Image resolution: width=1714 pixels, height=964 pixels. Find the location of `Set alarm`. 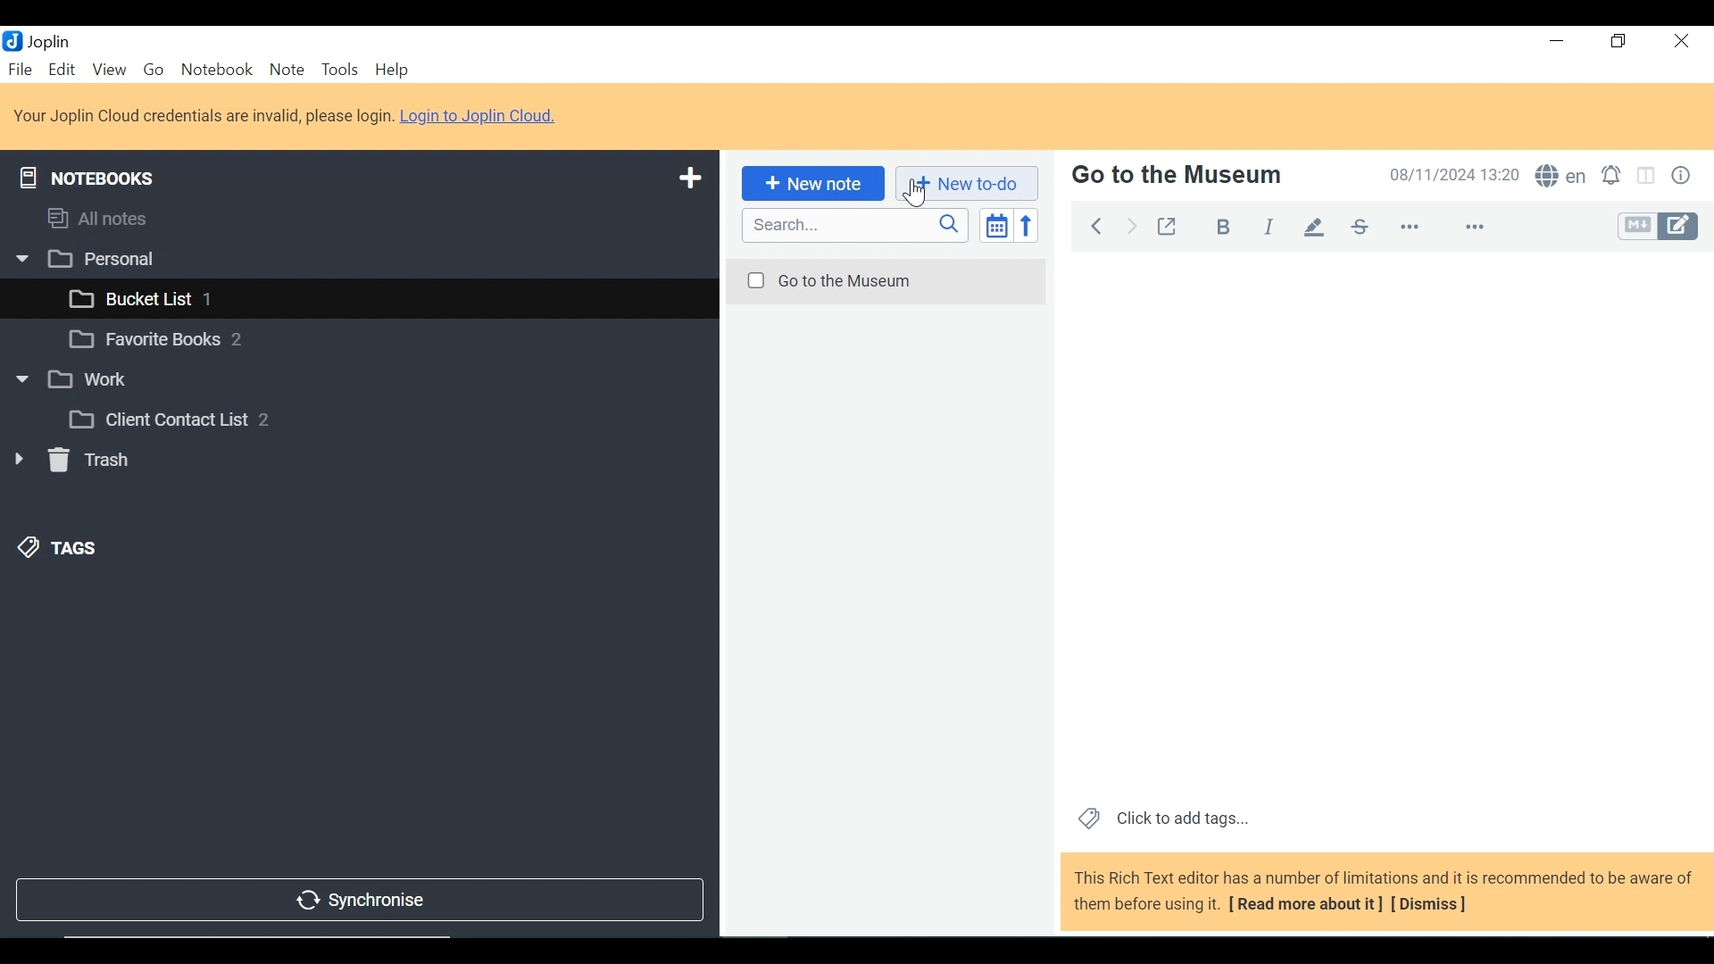

Set alarm is located at coordinates (1615, 177).